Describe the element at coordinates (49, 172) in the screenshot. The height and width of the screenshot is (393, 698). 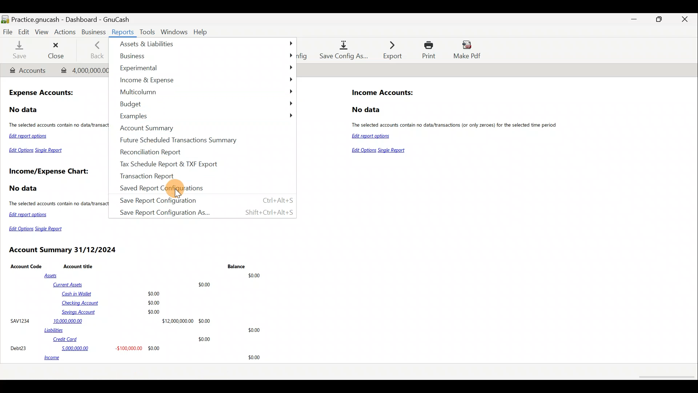
I see `Income/Expense Chart:` at that location.